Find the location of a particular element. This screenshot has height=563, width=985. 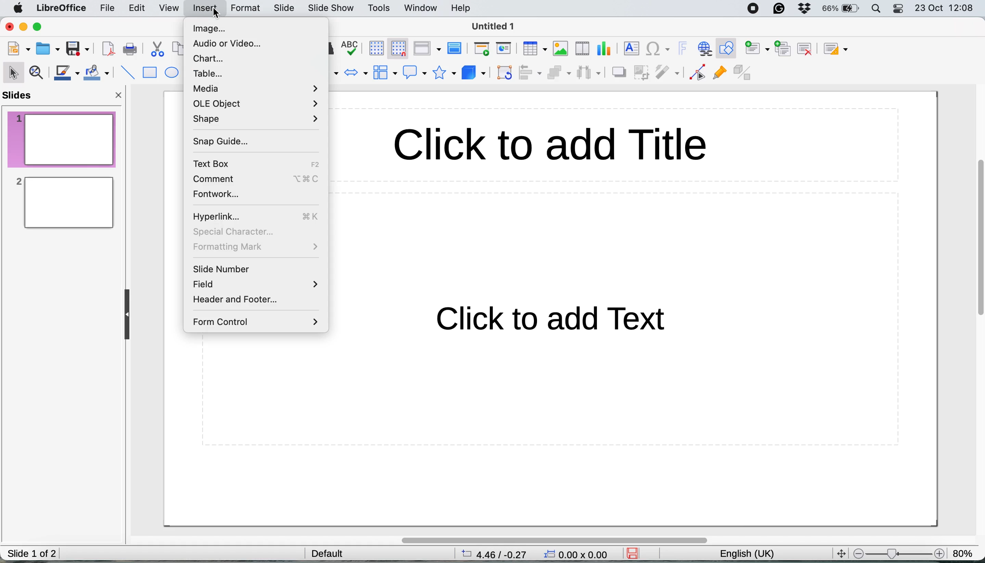

insert chart is located at coordinates (561, 48).